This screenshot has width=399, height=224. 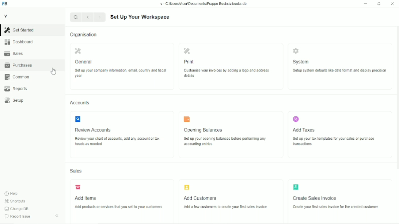 I want to click on System, so click(x=302, y=62).